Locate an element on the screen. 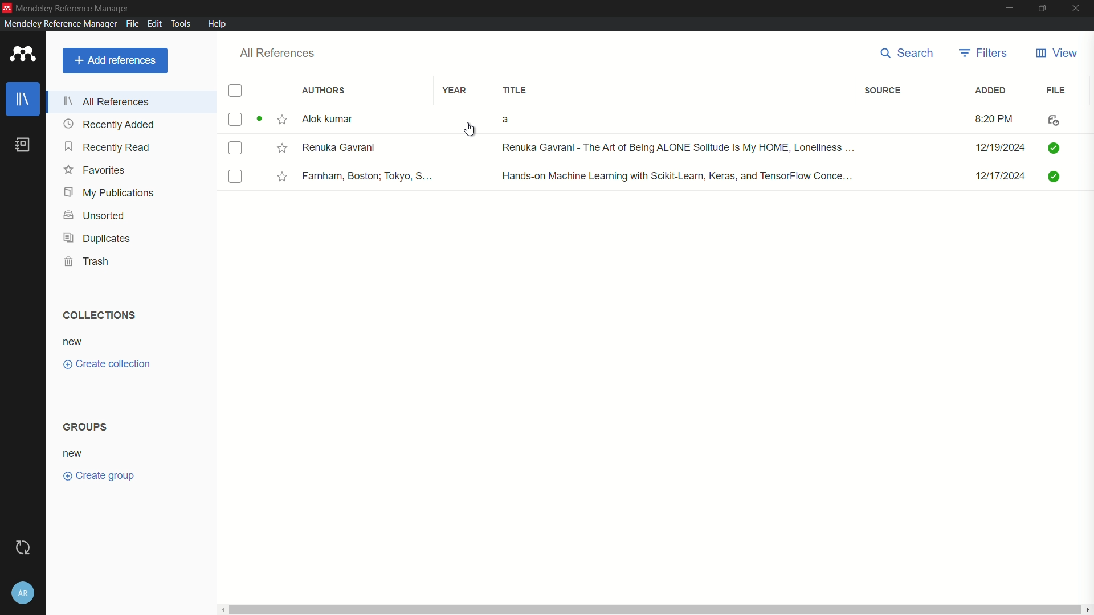 The width and height of the screenshot is (1094, 615). trash is located at coordinates (88, 261).